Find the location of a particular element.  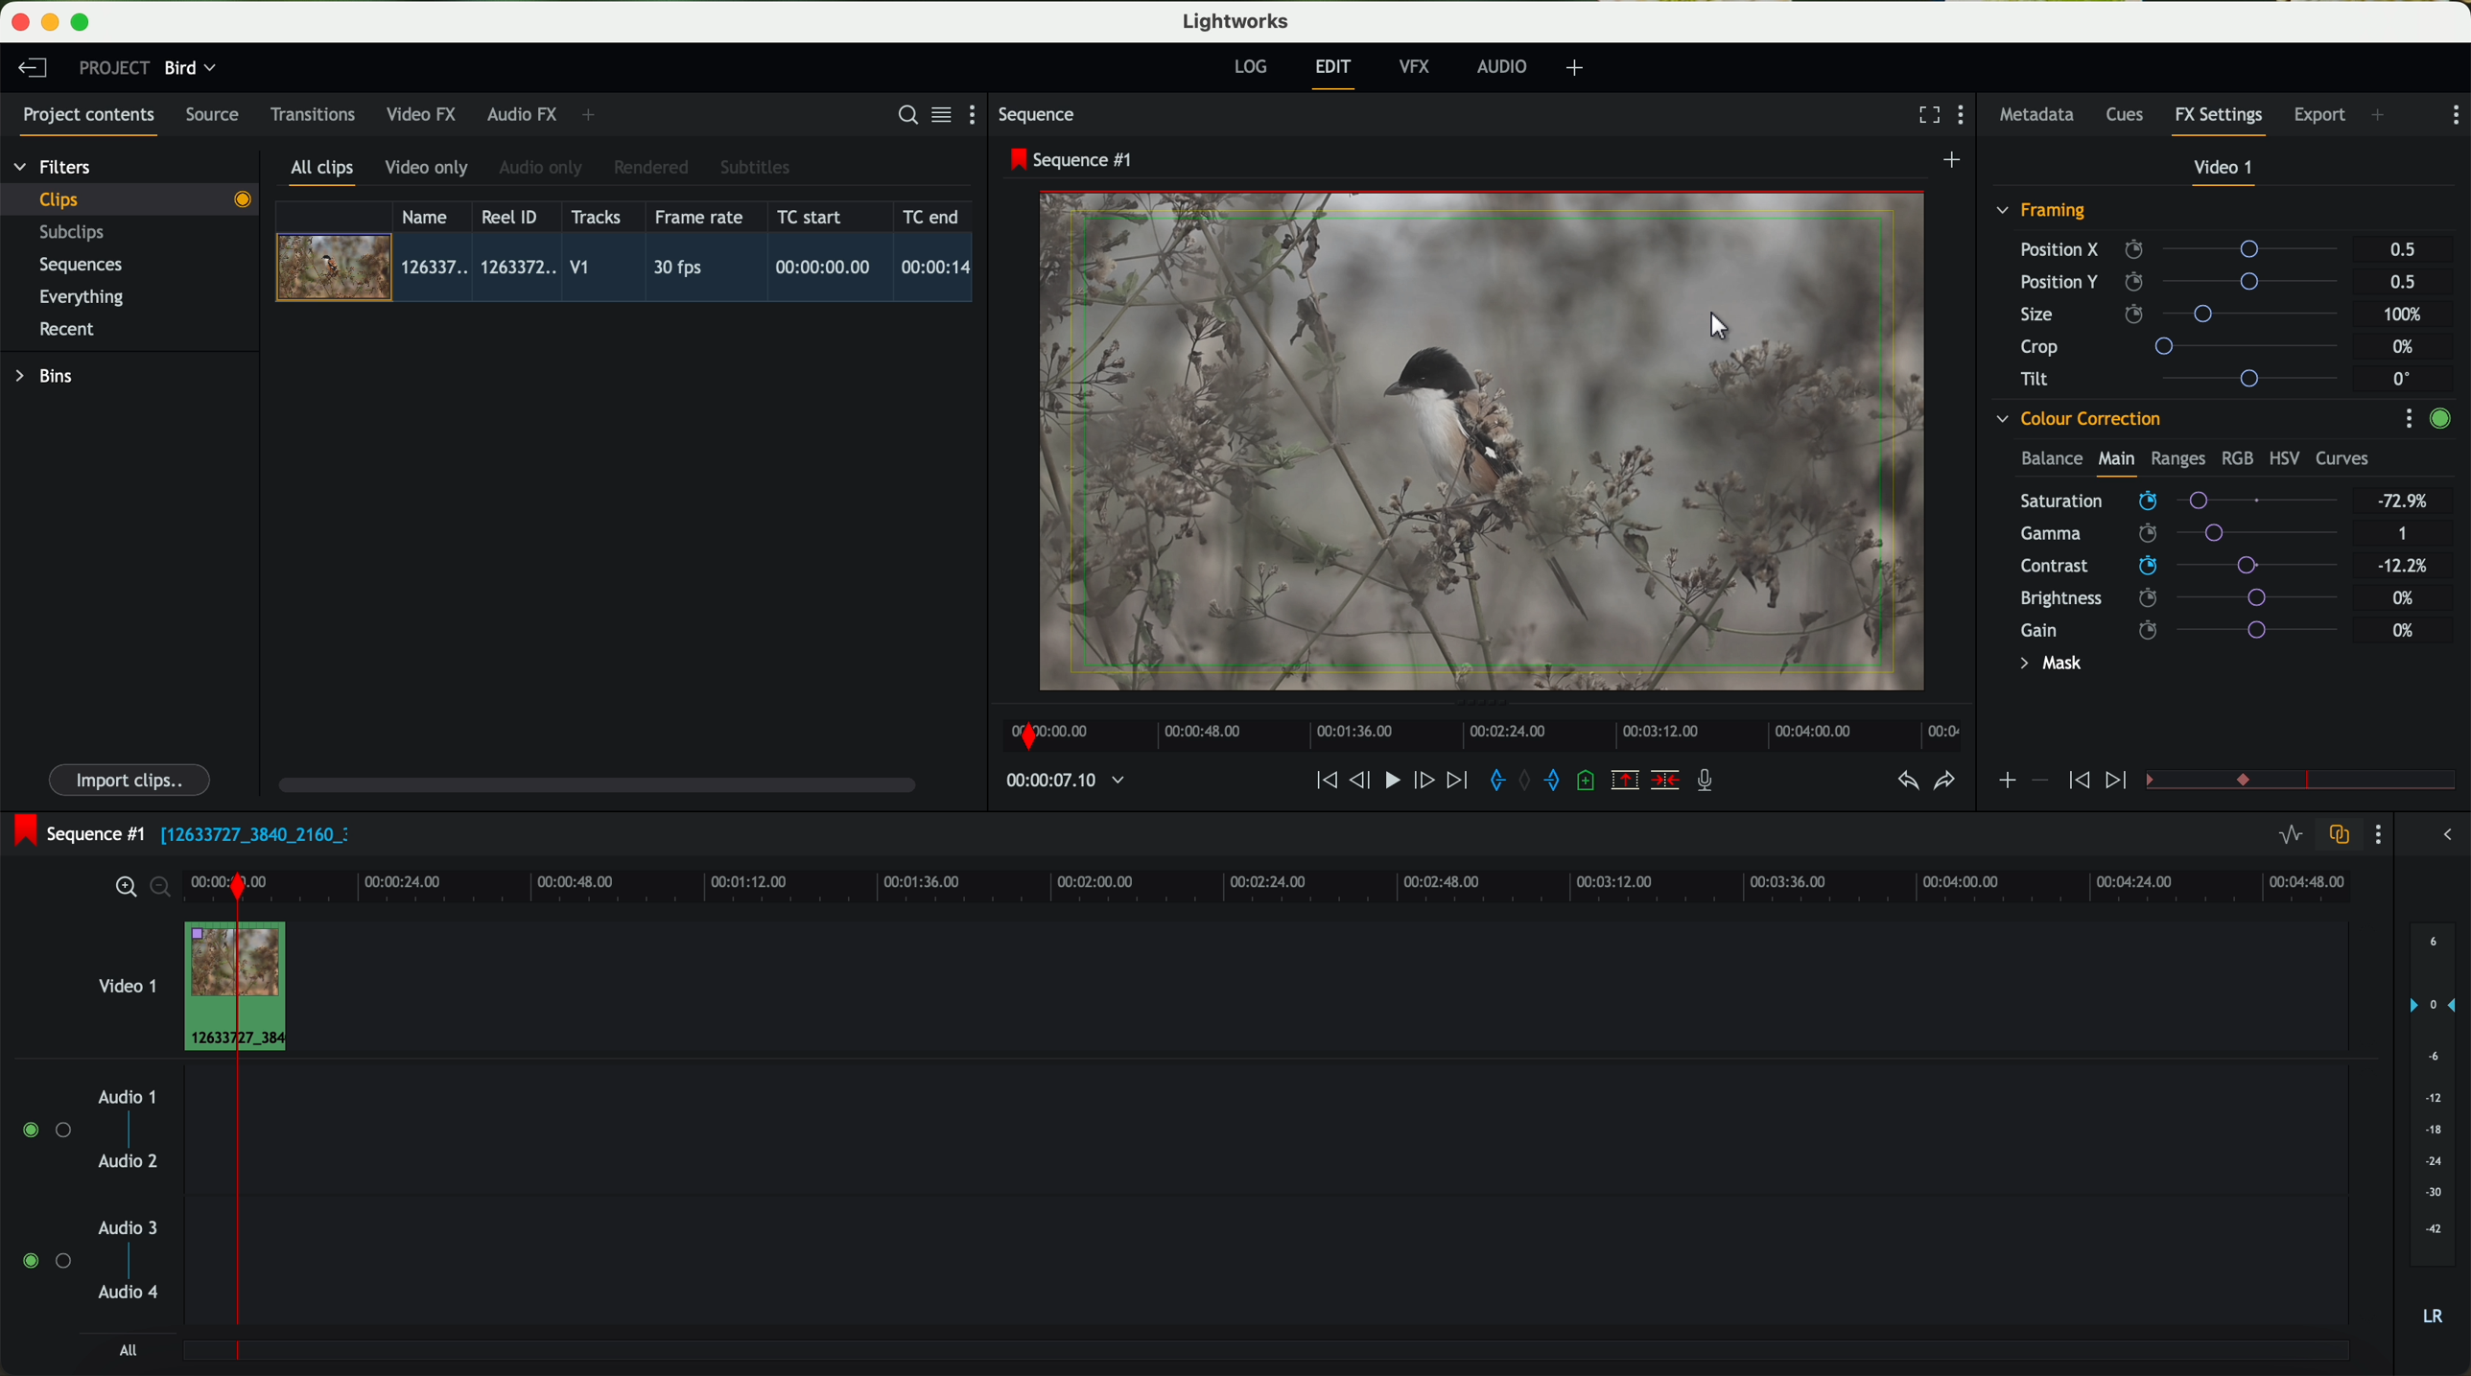

tilt is located at coordinates (2188, 378).